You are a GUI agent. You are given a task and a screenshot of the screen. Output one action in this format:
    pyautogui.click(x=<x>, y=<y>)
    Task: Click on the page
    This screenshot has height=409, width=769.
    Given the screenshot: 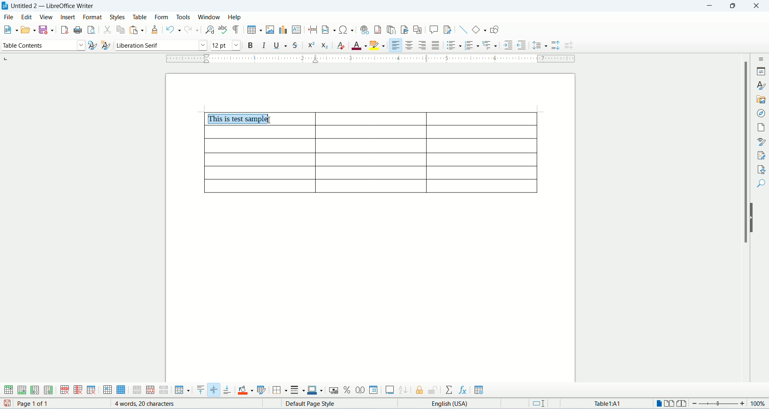 What is the action you would take?
    pyautogui.click(x=761, y=126)
    